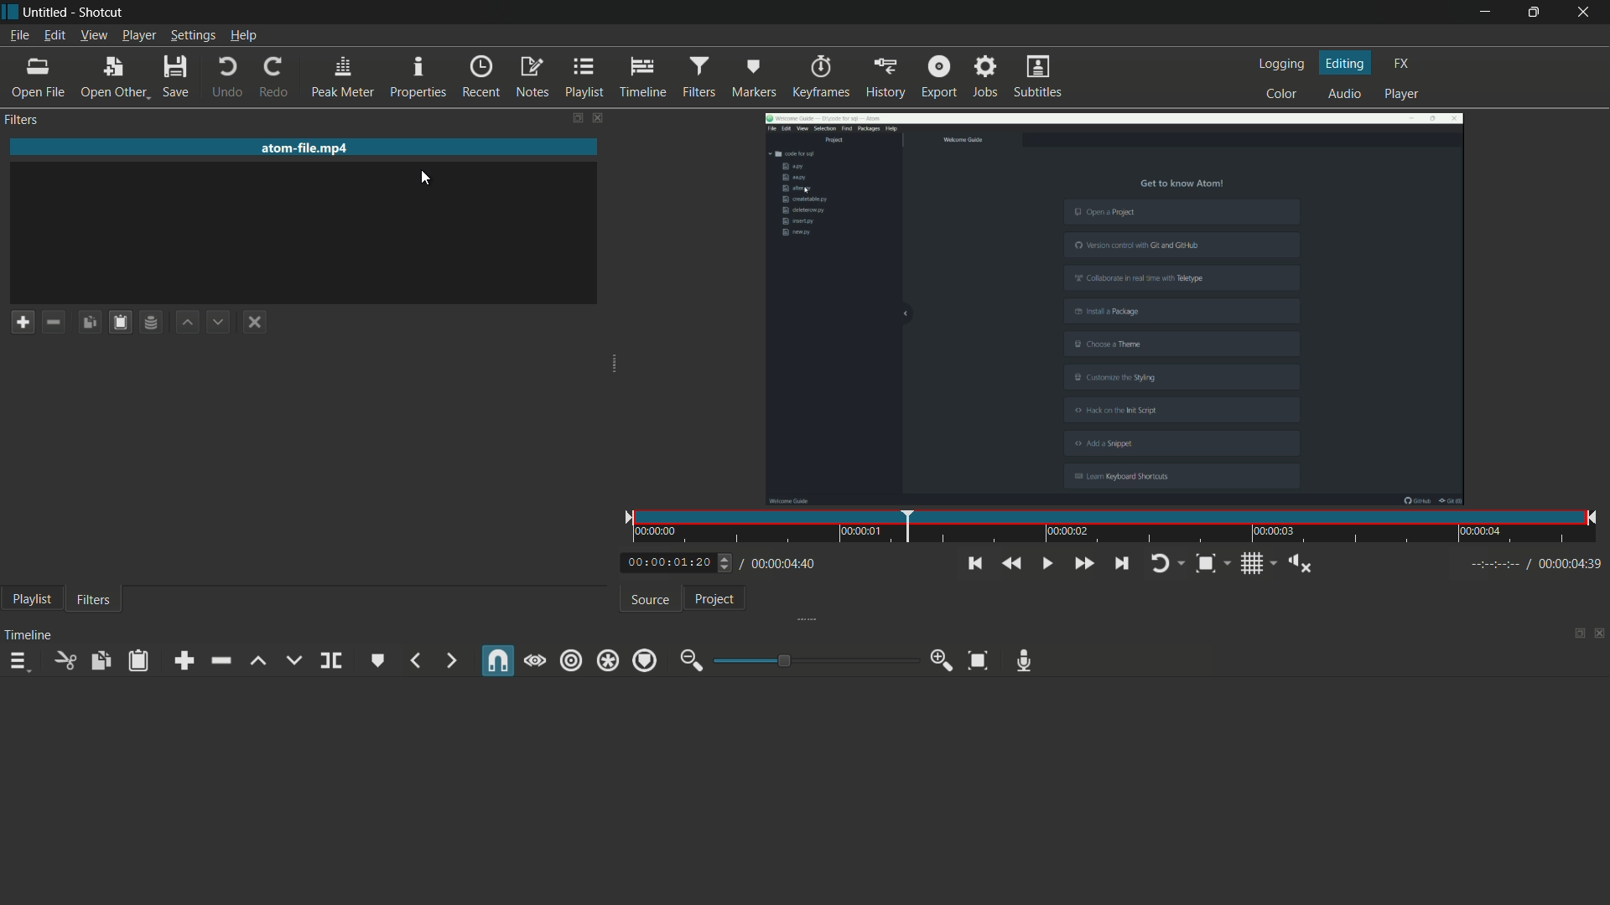 Image resolution: width=1610 pixels, height=905 pixels. I want to click on ripple delete, so click(220, 661).